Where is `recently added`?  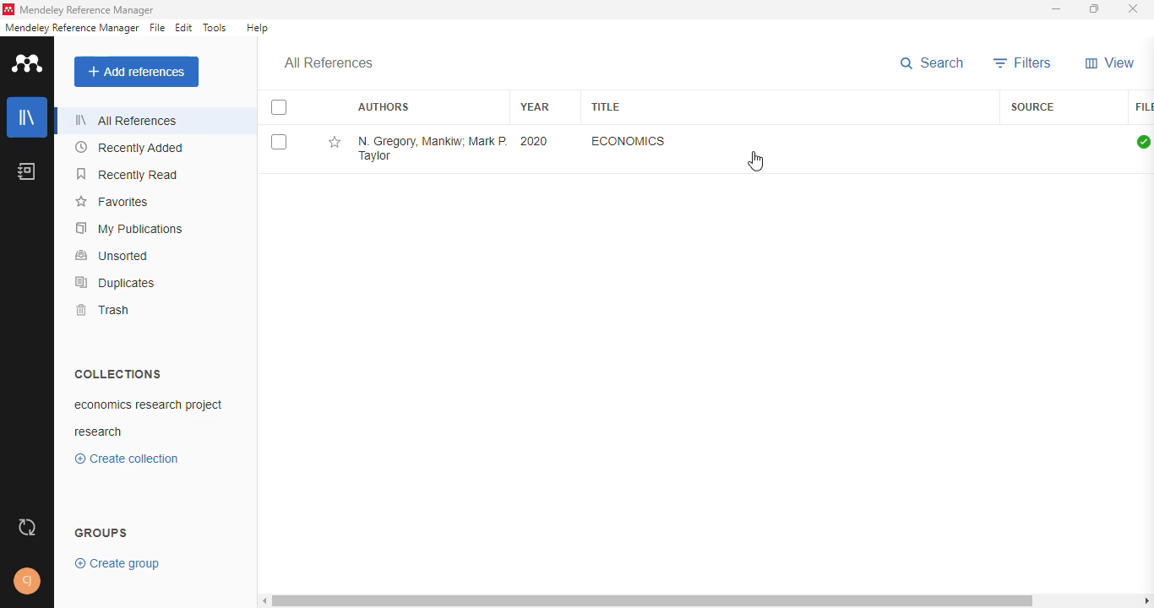 recently added is located at coordinates (129, 146).